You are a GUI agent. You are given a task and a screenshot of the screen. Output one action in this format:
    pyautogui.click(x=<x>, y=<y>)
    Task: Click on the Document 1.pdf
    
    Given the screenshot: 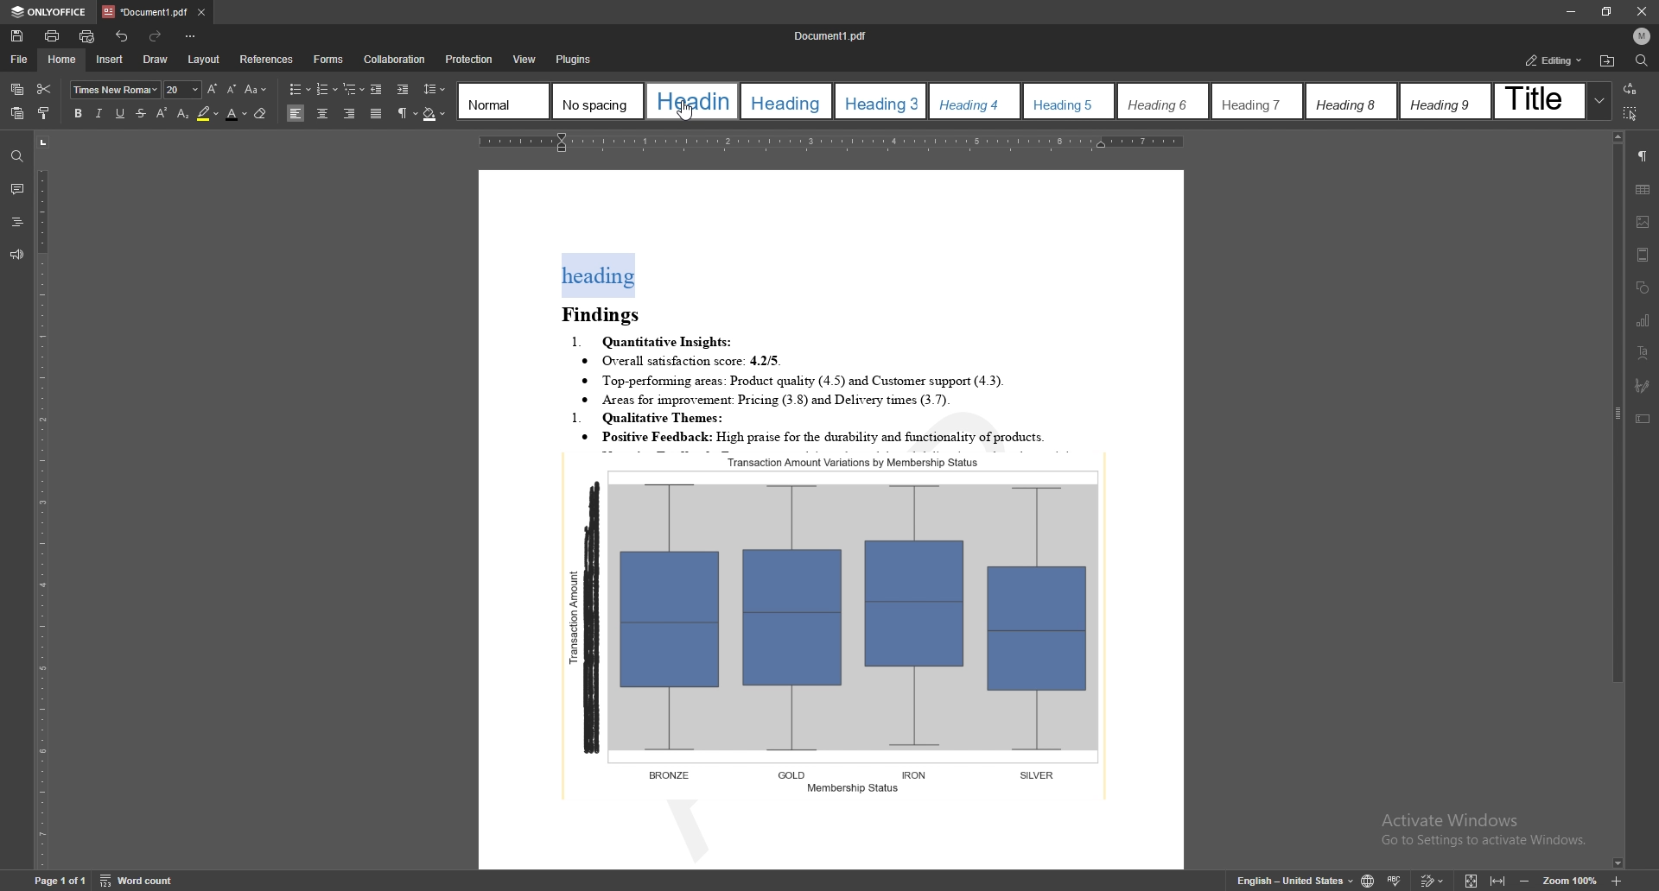 What is the action you would take?
    pyautogui.click(x=836, y=35)
    